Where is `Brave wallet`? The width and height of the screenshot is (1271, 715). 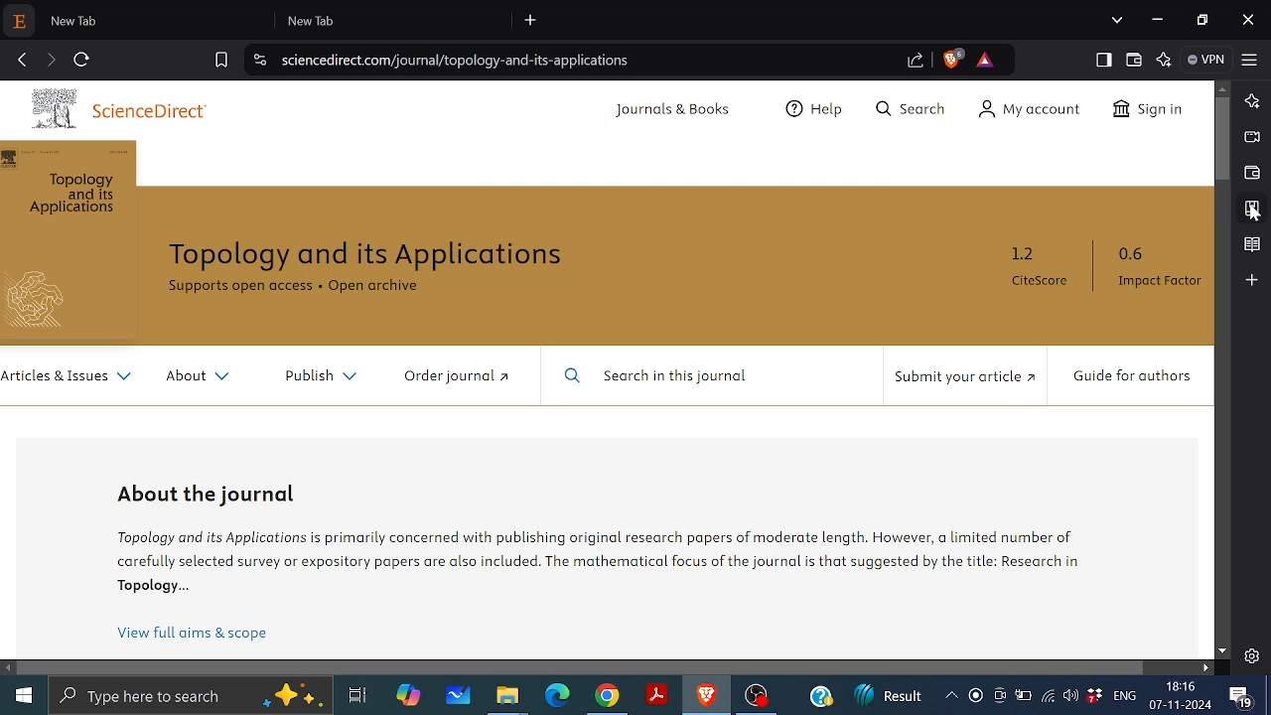 Brave wallet is located at coordinates (1250, 173).